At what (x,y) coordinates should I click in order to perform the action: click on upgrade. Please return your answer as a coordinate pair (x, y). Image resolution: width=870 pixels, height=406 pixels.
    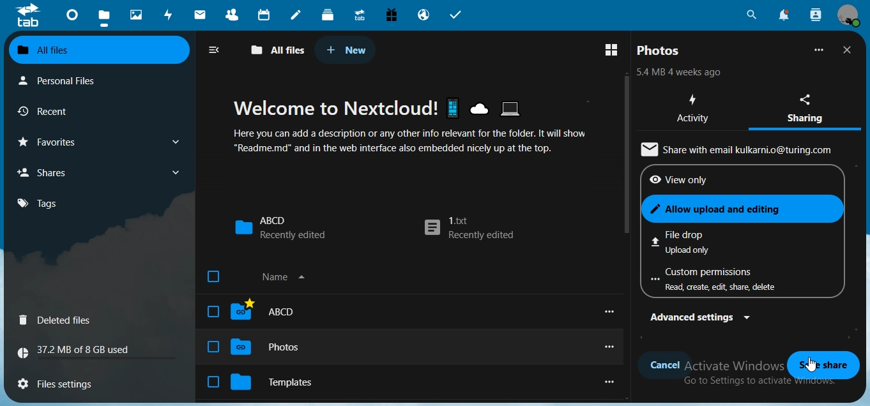
    Looking at the image, I should click on (362, 17).